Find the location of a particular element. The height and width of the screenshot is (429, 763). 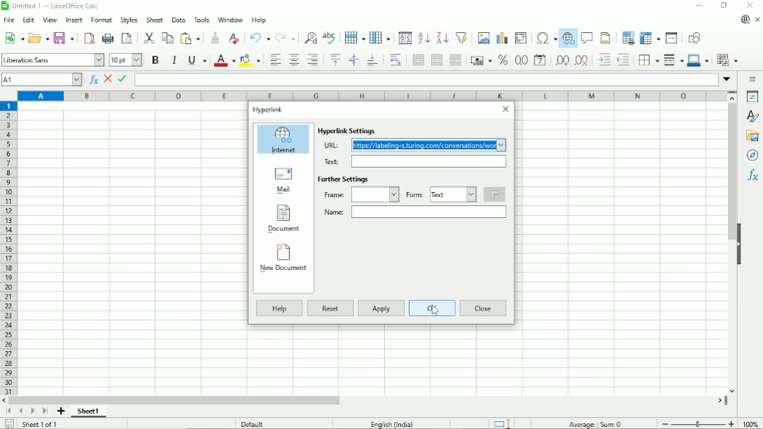

Help is located at coordinates (278, 308).